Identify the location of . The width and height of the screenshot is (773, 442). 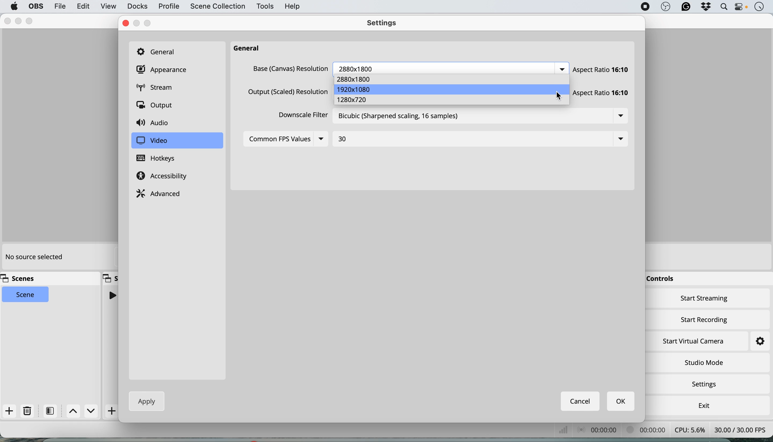
(289, 69).